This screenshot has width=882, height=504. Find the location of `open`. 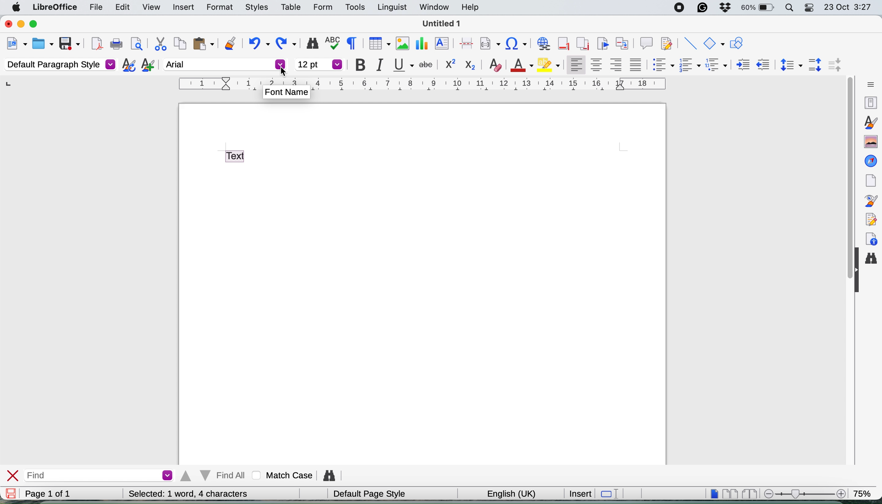

open is located at coordinates (43, 44).